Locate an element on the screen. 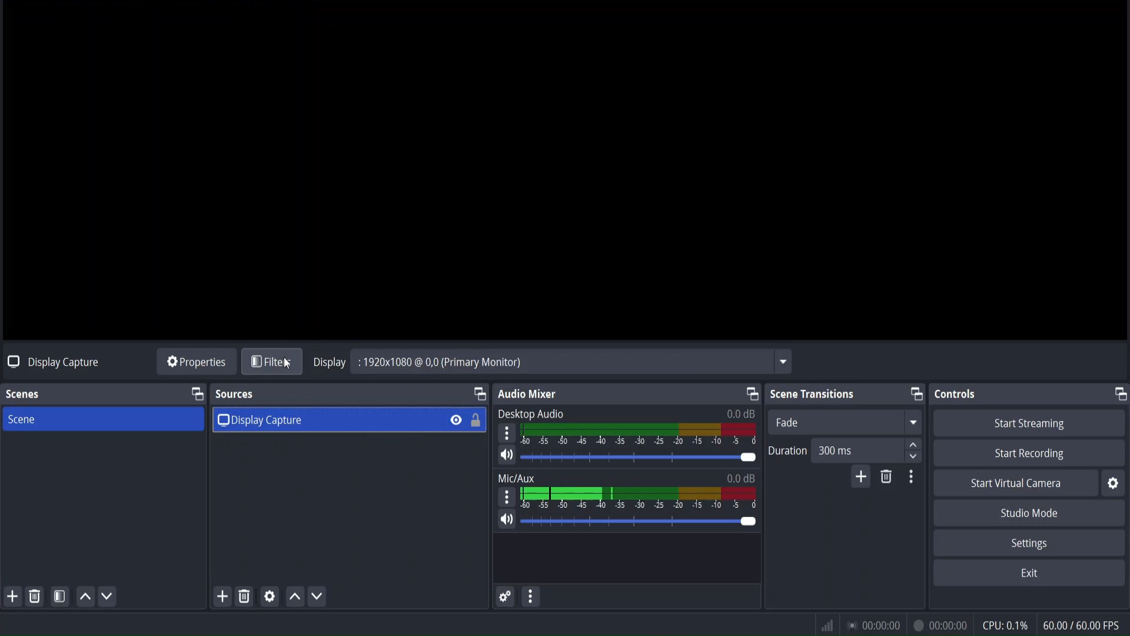 The height and width of the screenshot is (636, 1130). Mix/Aux is located at coordinates (514, 478).